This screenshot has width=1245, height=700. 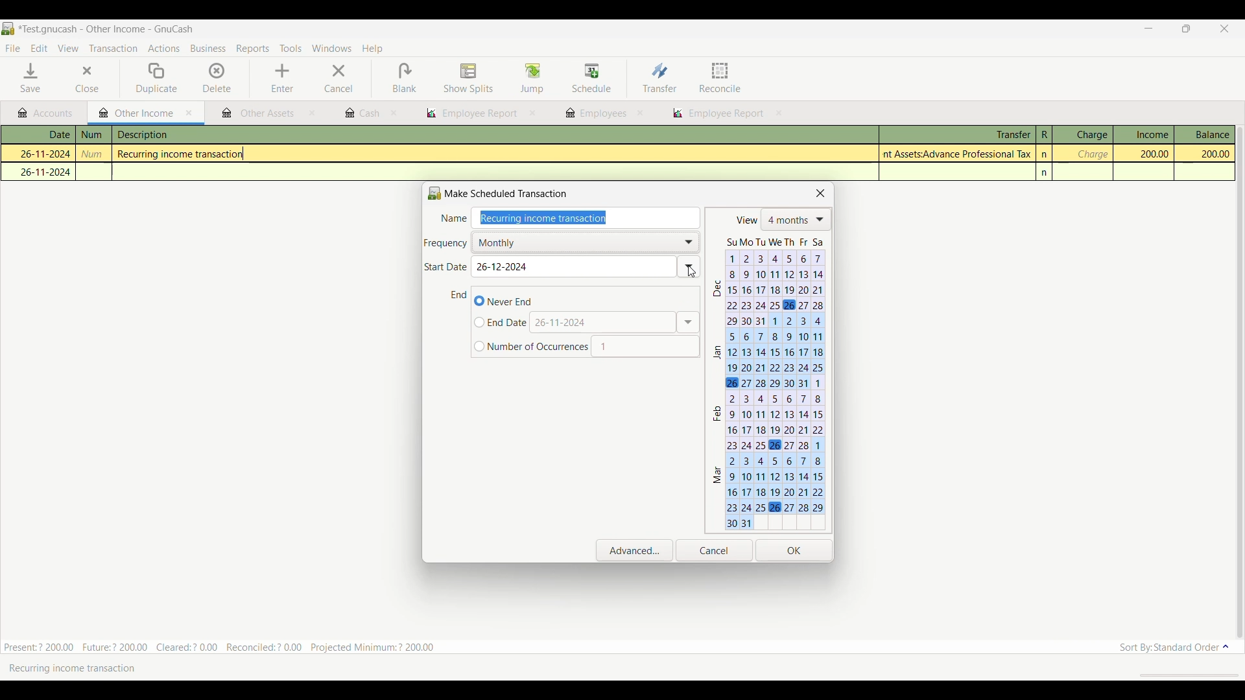 What do you see at coordinates (725, 115) in the screenshot?
I see `employee report` at bounding box center [725, 115].